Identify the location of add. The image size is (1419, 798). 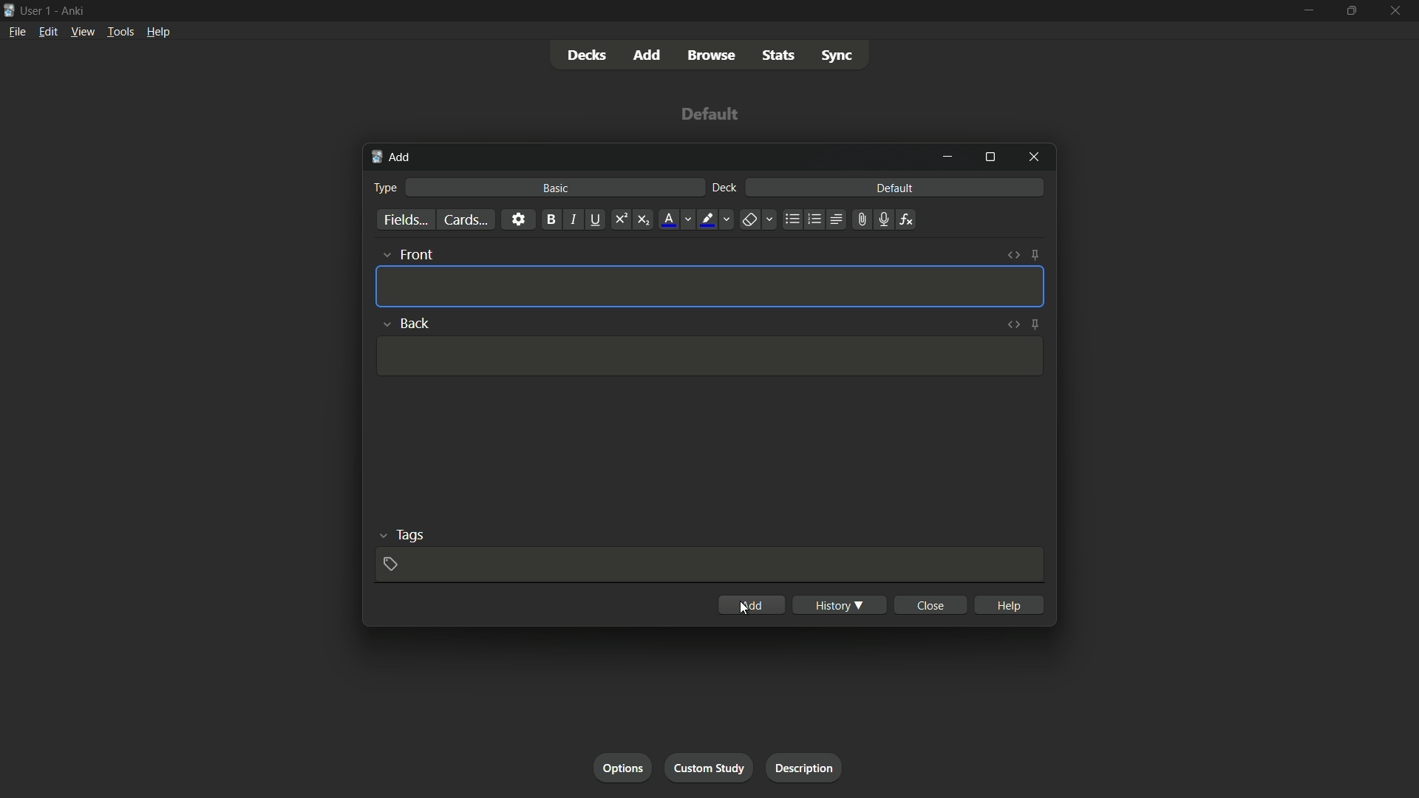
(395, 158).